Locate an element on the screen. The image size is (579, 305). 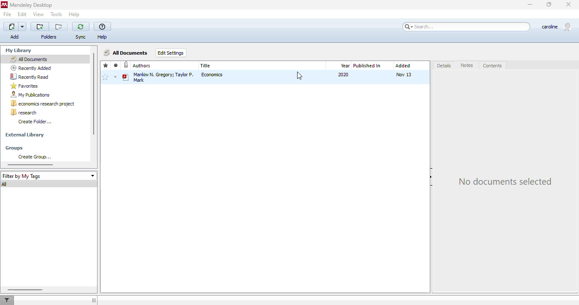
tools is located at coordinates (56, 15).